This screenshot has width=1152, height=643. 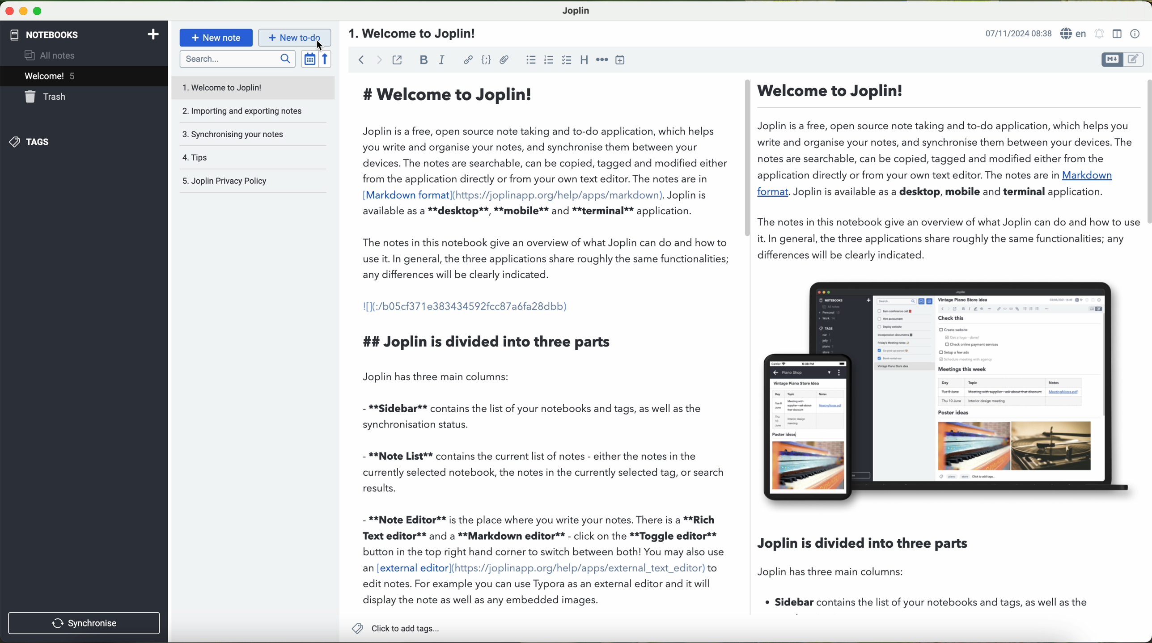 What do you see at coordinates (440, 60) in the screenshot?
I see `italic` at bounding box center [440, 60].